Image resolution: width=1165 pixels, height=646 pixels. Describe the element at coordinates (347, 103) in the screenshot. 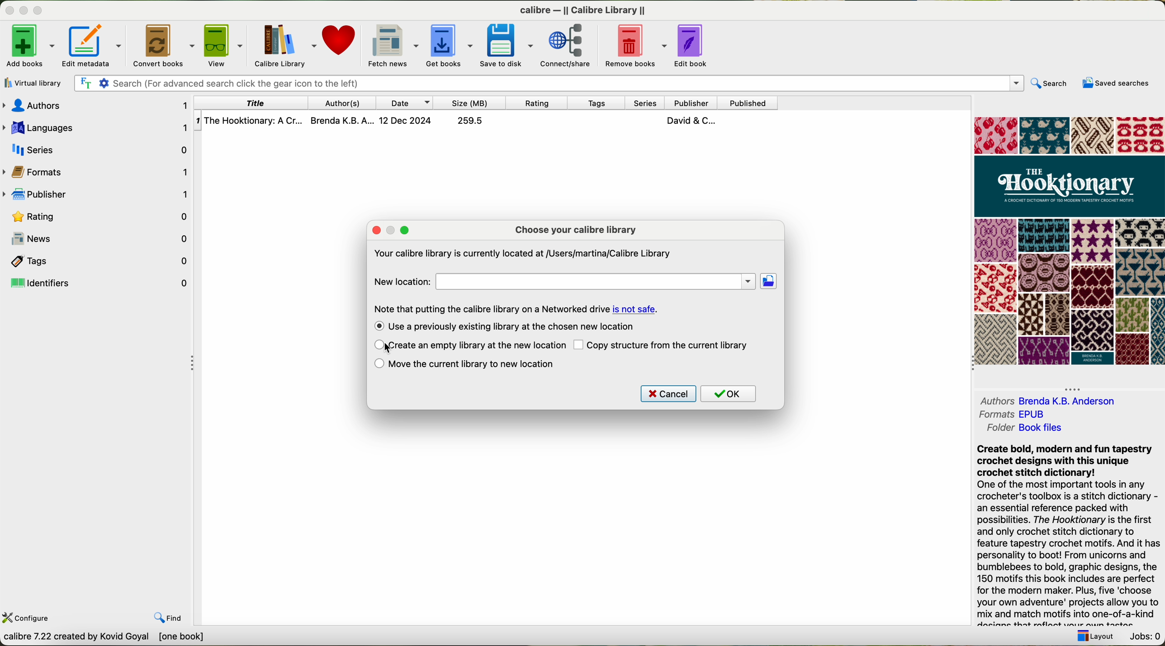

I see `authors` at that location.